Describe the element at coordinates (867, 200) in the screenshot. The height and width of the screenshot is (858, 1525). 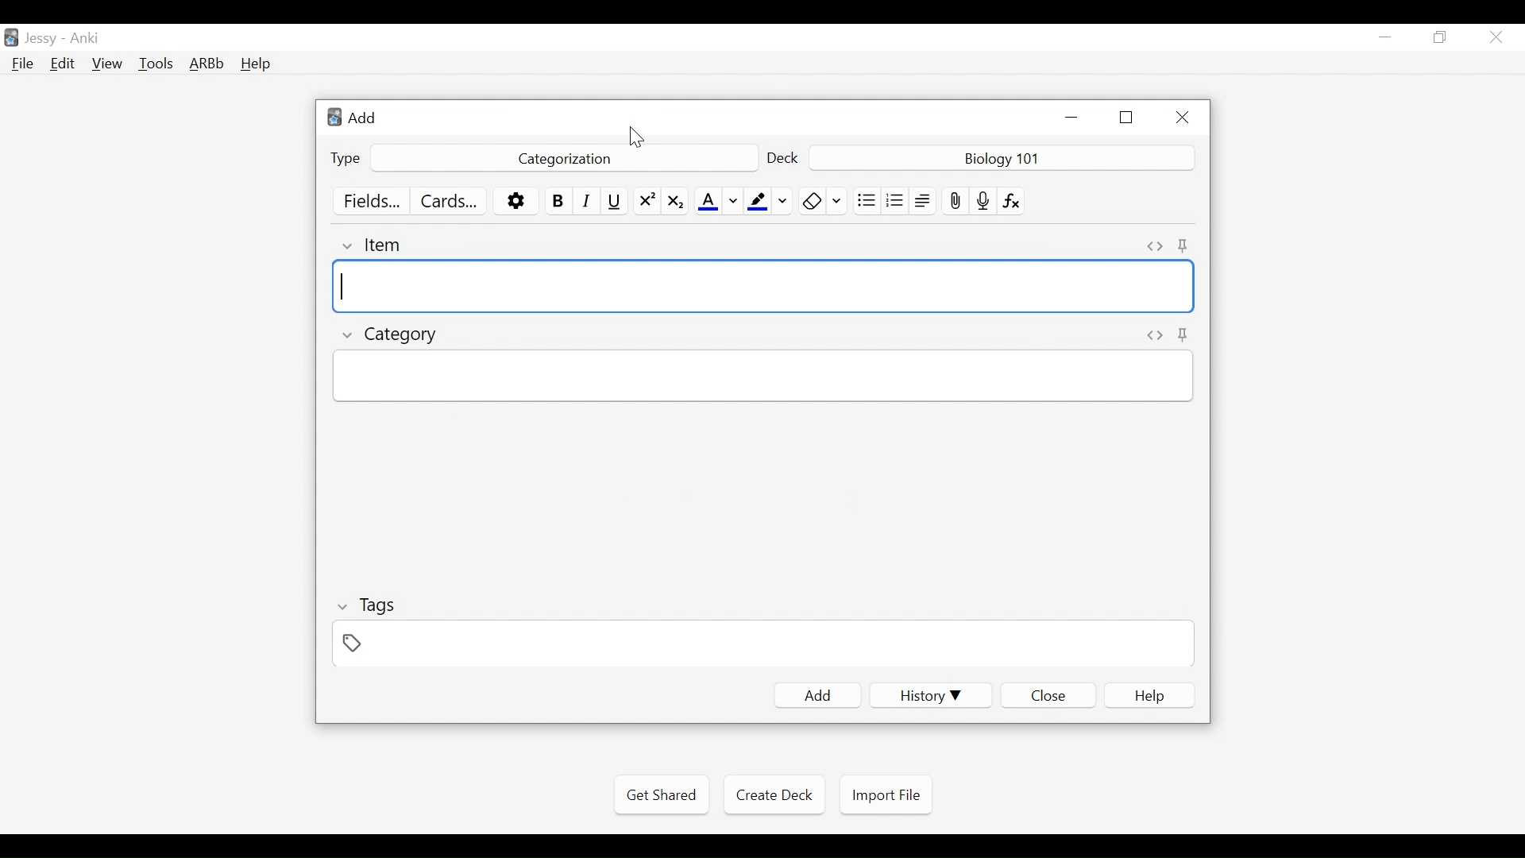
I see `Unordered list` at that location.